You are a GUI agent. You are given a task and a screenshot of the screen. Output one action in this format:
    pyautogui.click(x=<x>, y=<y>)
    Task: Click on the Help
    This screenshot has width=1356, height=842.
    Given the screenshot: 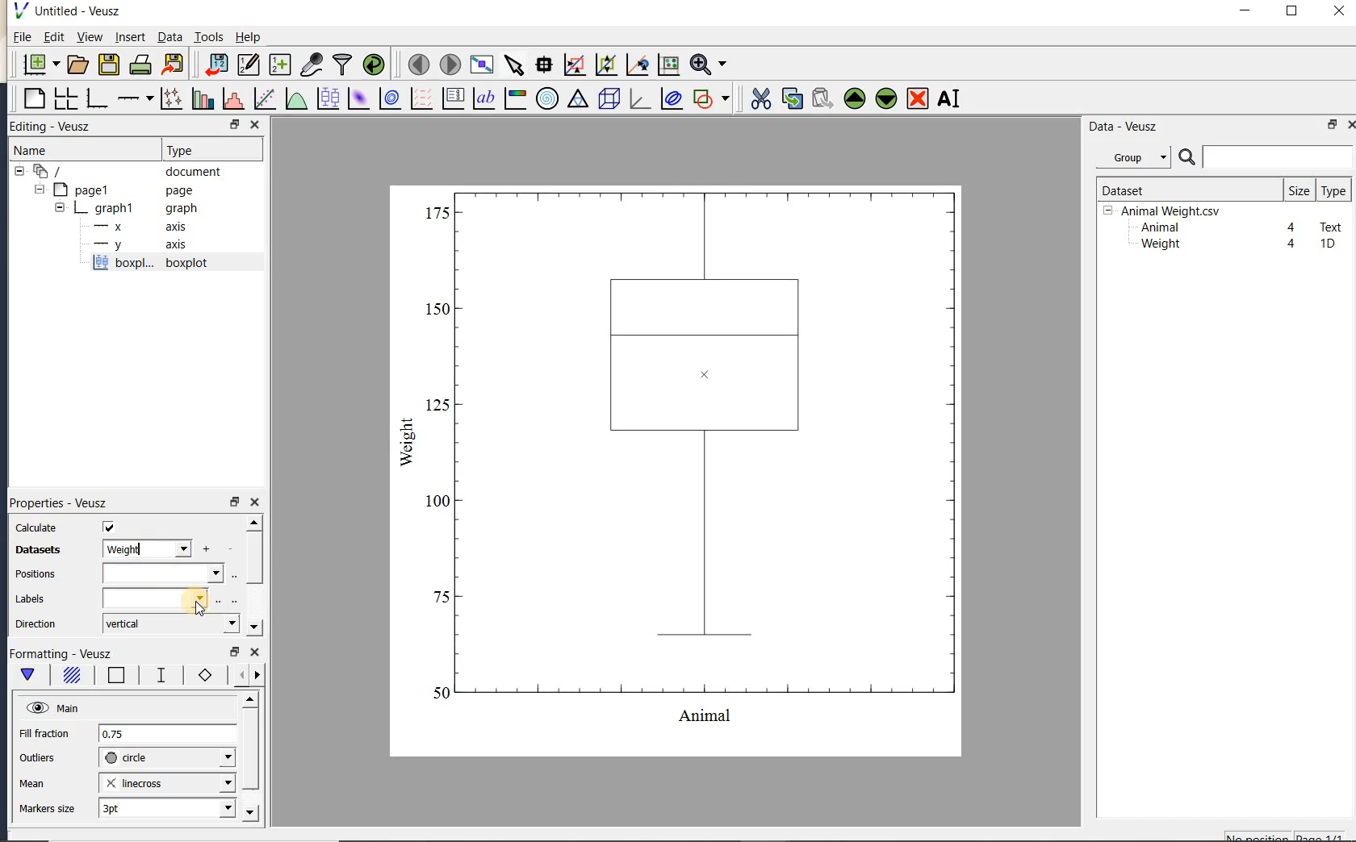 What is the action you would take?
    pyautogui.click(x=248, y=37)
    